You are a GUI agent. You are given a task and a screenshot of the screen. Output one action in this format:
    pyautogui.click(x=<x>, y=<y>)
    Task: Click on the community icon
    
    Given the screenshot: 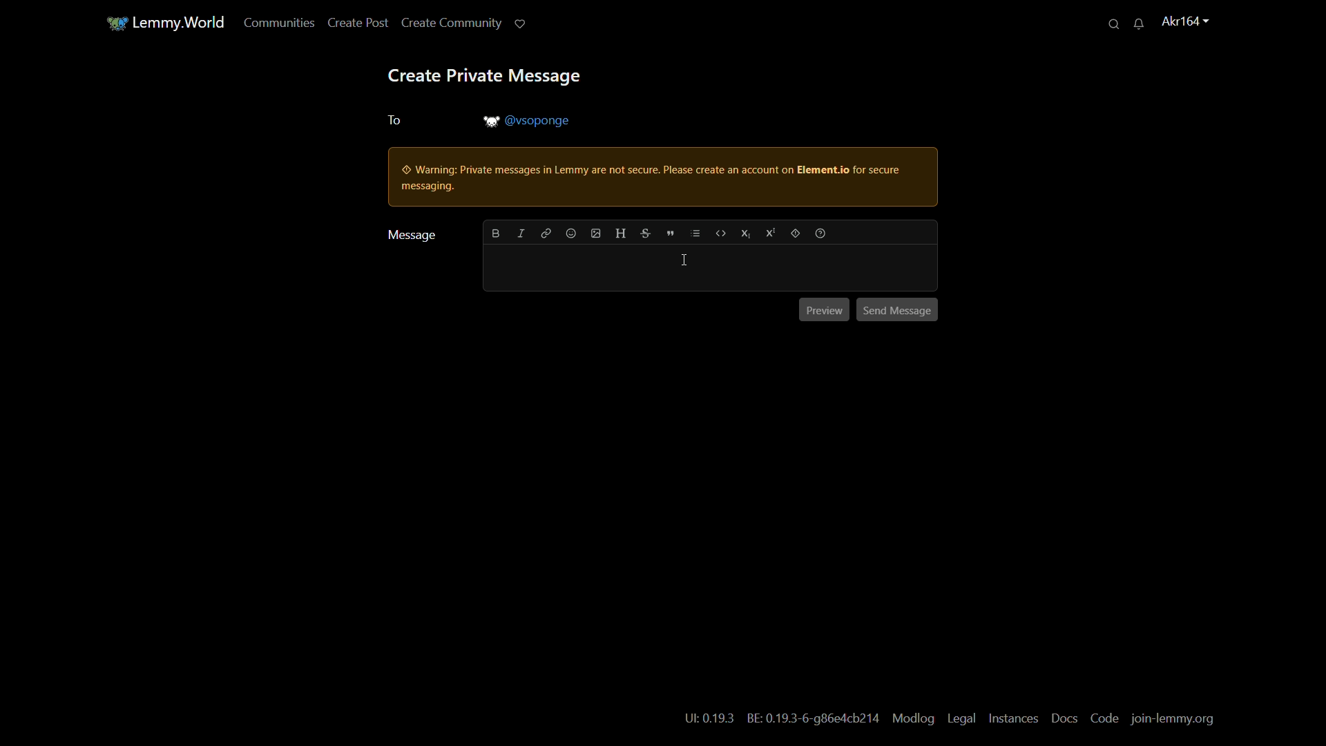 What is the action you would take?
    pyautogui.click(x=107, y=22)
    